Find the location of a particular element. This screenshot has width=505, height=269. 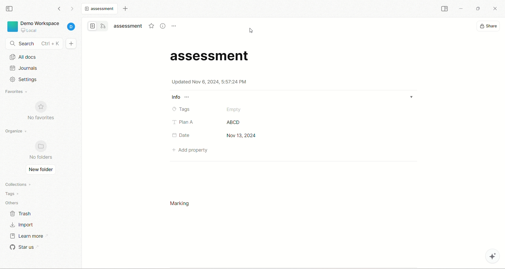

go back is located at coordinates (59, 9).